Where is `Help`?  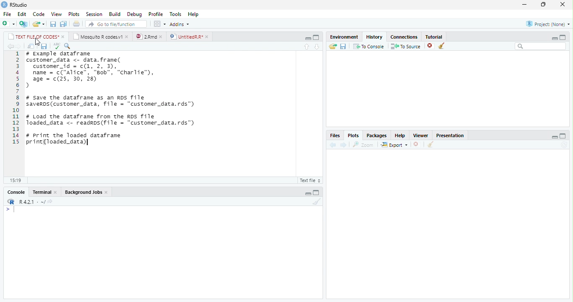 Help is located at coordinates (194, 14).